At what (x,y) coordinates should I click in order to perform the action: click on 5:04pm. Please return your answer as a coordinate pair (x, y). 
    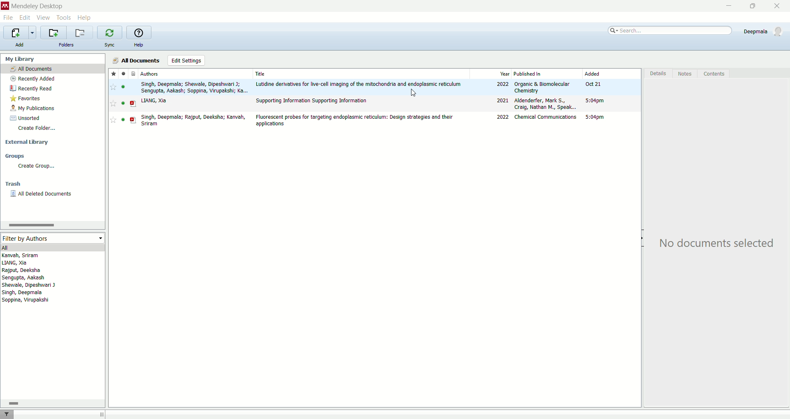
    Looking at the image, I should click on (595, 100).